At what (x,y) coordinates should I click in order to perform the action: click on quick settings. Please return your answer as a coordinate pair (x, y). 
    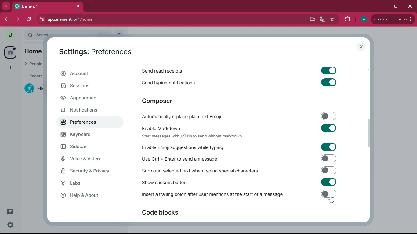
    Looking at the image, I should click on (11, 225).